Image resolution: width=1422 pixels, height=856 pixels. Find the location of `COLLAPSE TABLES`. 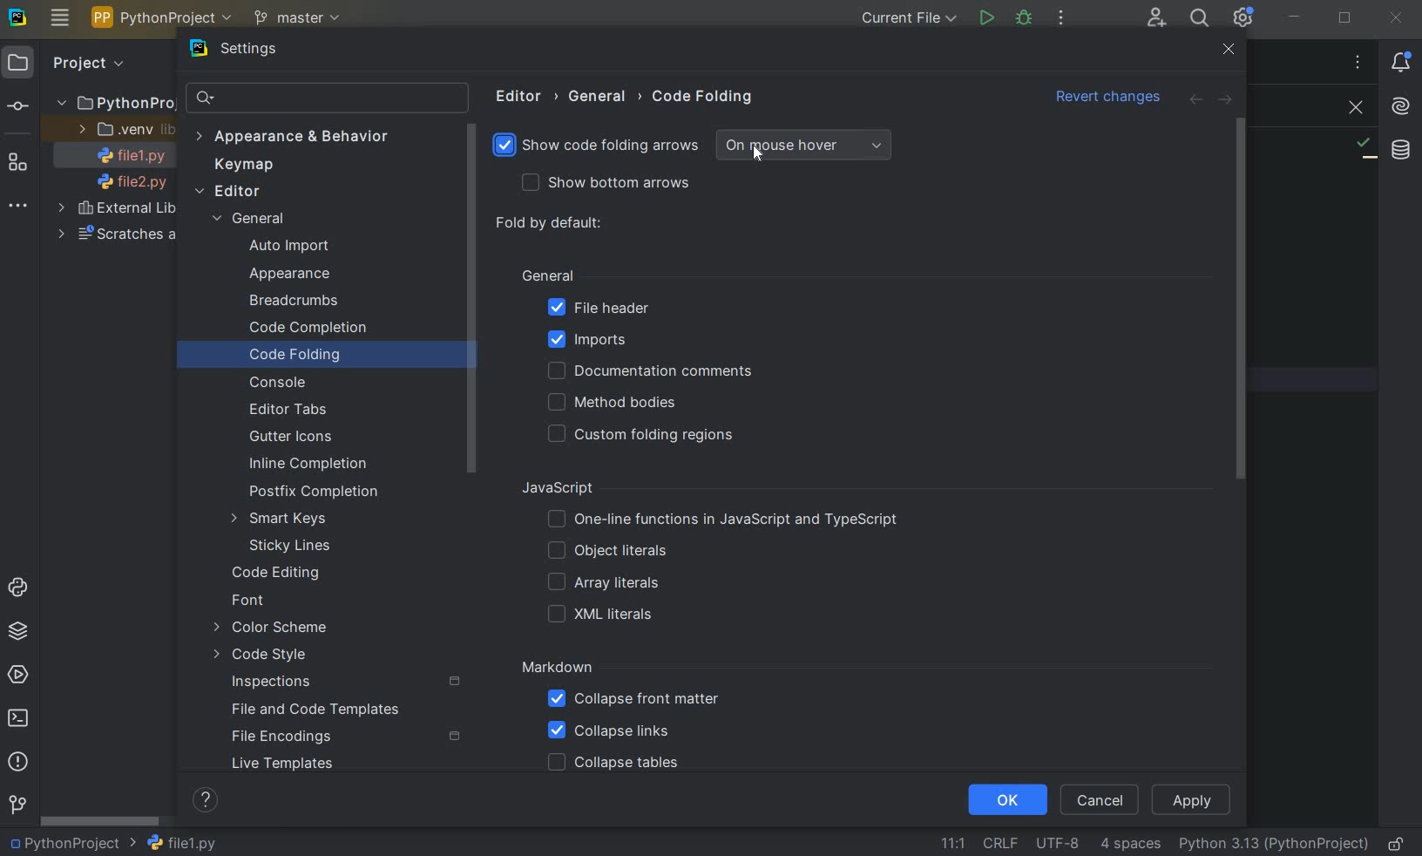

COLLAPSE TABLES is located at coordinates (613, 764).